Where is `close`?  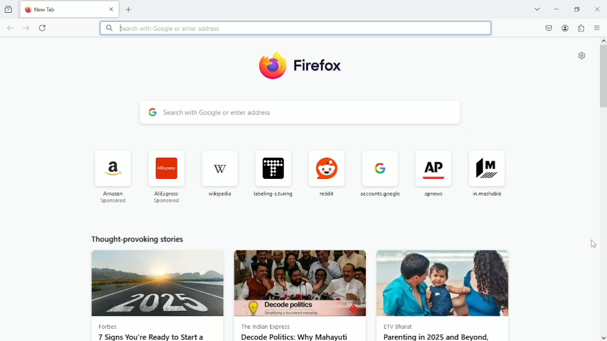
close is located at coordinates (112, 8).